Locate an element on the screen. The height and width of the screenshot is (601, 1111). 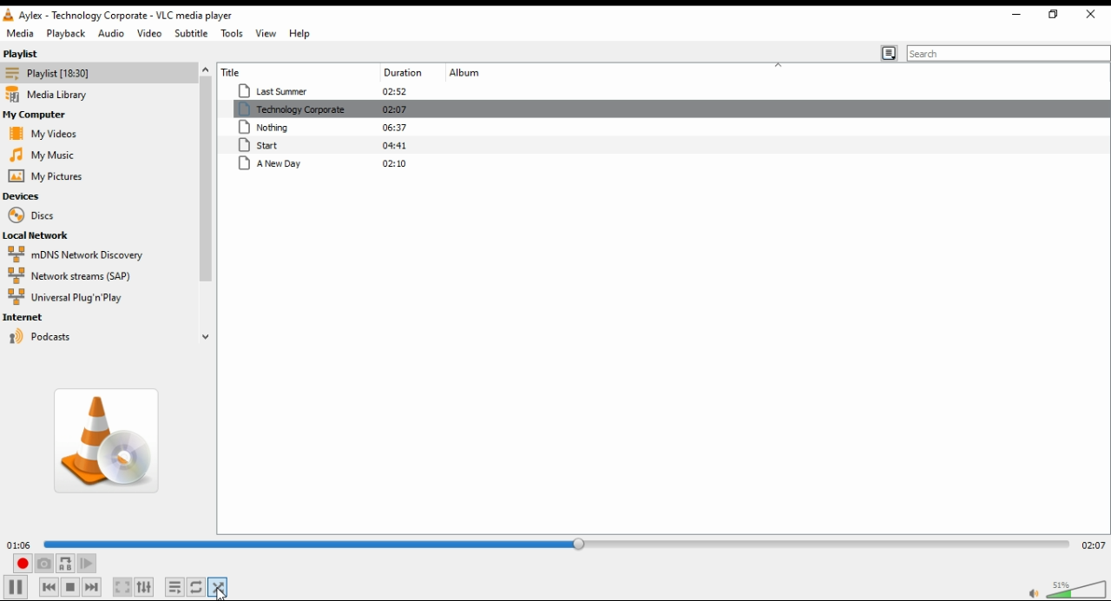
toggle video in fullscreen is located at coordinates (121, 585).